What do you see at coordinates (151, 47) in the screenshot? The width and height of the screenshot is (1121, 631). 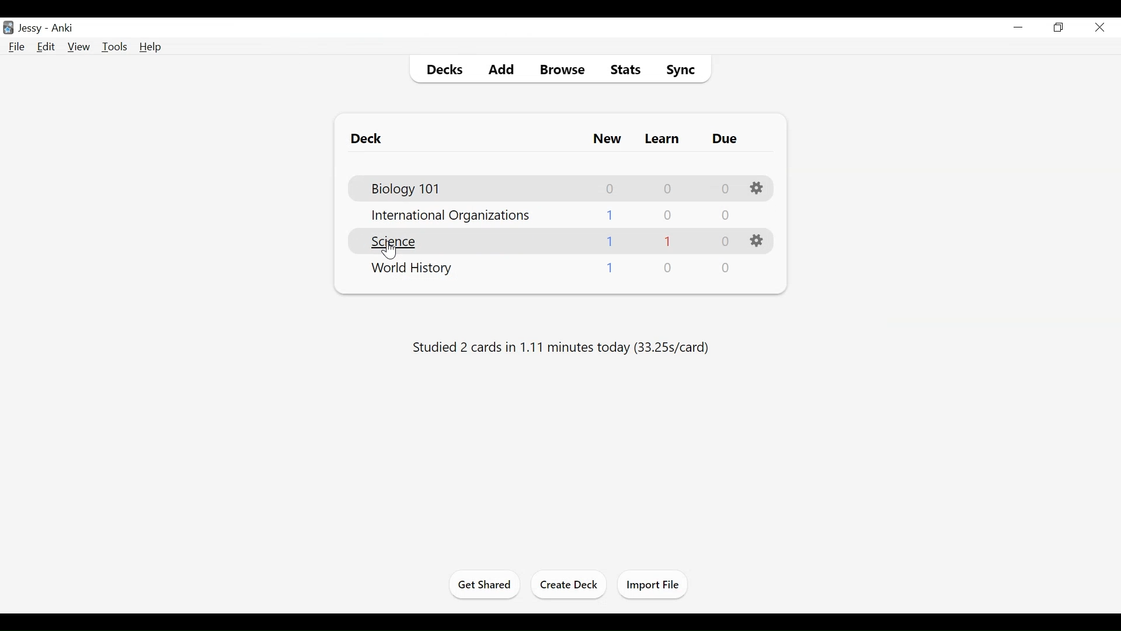 I see `Help` at bounding box center [151, 47].